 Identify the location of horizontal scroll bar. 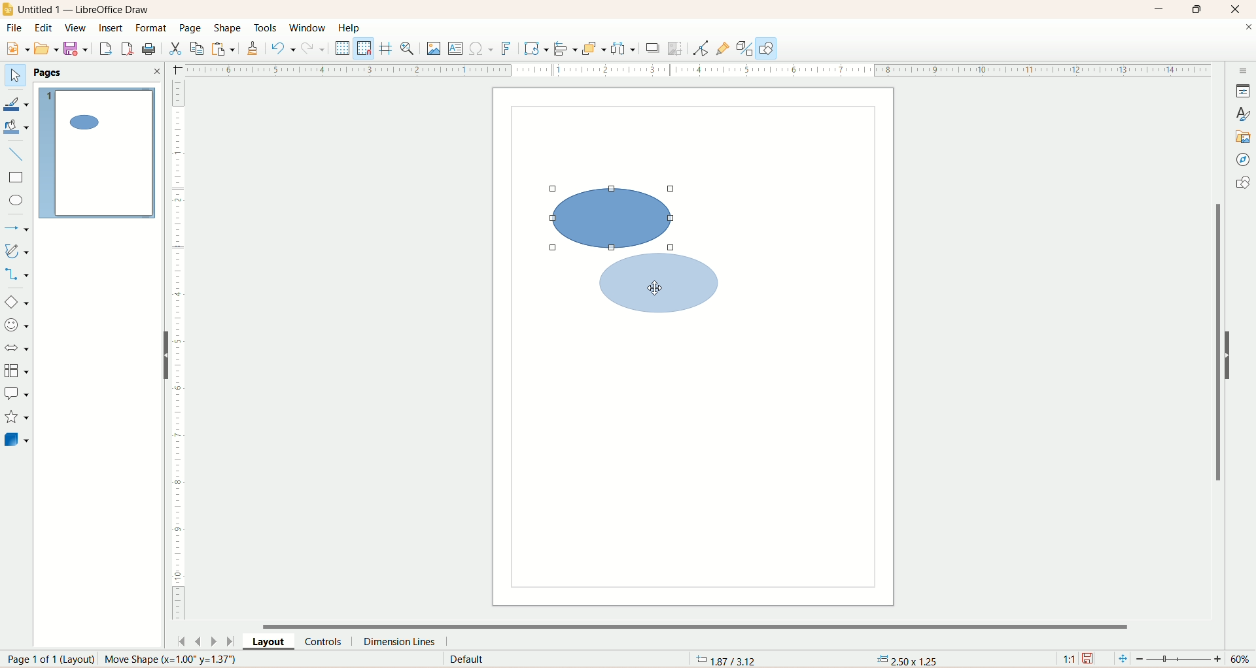
(701, 624).